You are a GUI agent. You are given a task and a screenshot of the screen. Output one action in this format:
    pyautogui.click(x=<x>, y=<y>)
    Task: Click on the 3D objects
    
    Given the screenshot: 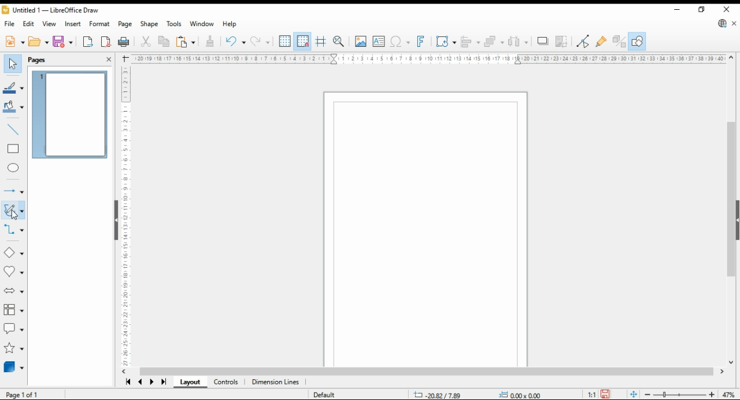 What is the action you would take?
    pyautogui.click(x=13, y=368)
    